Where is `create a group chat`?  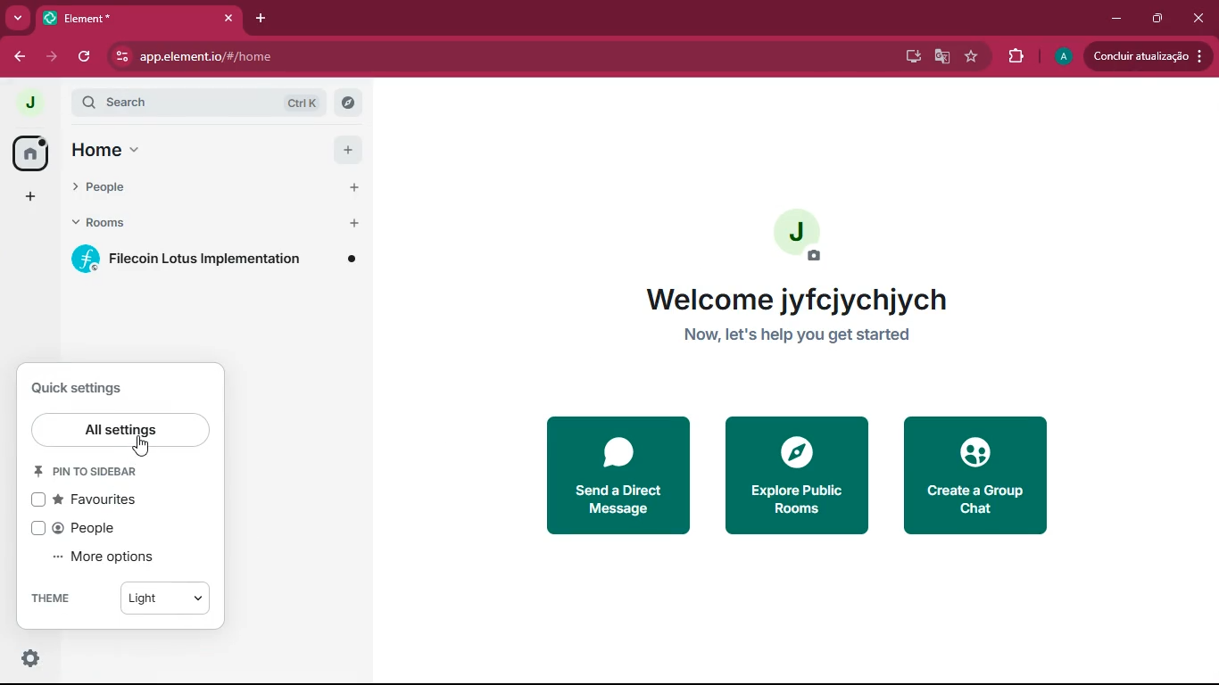 create a group chat is located at coordinates (971, 475).